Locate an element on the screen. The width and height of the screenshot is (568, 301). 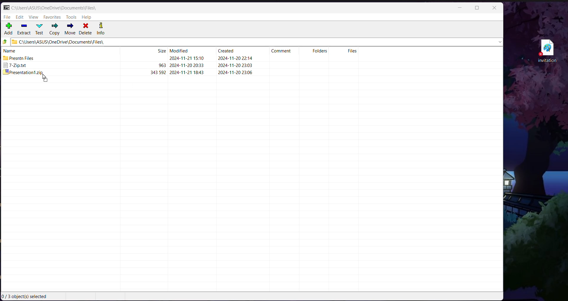
Comment is located at coordinates (283, 50).